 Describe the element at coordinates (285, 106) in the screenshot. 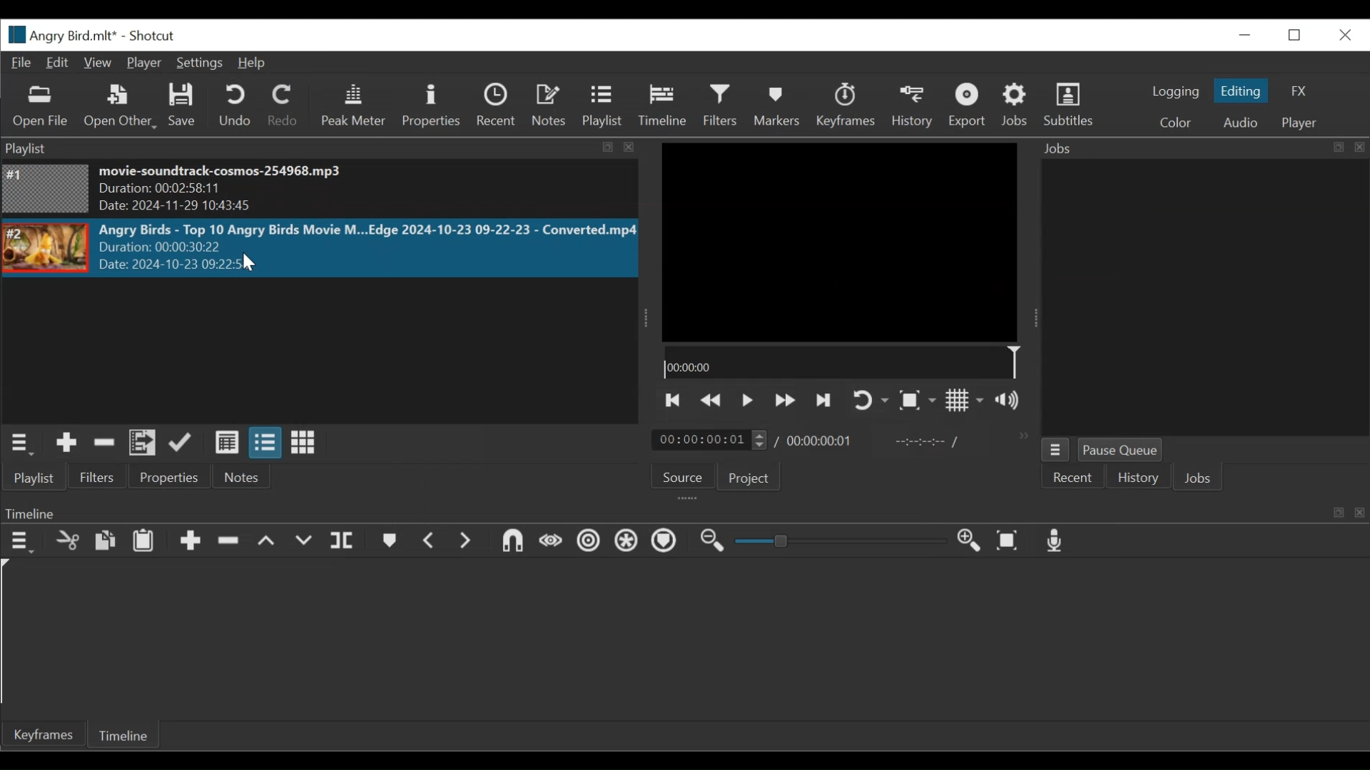

I see `Redo` at that location.